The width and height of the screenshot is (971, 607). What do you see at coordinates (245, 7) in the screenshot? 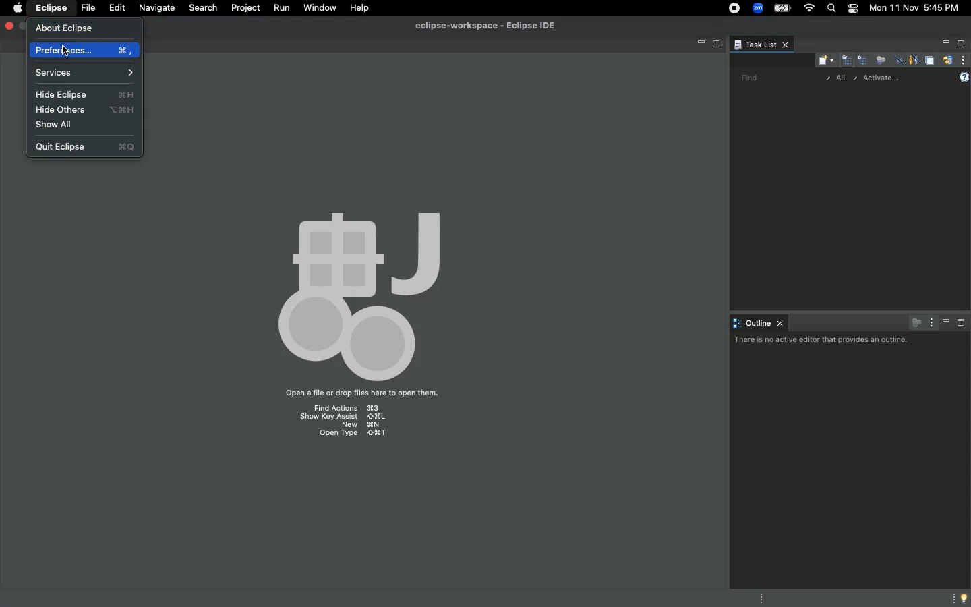
I see `Project` at bounding box center [245, 7].